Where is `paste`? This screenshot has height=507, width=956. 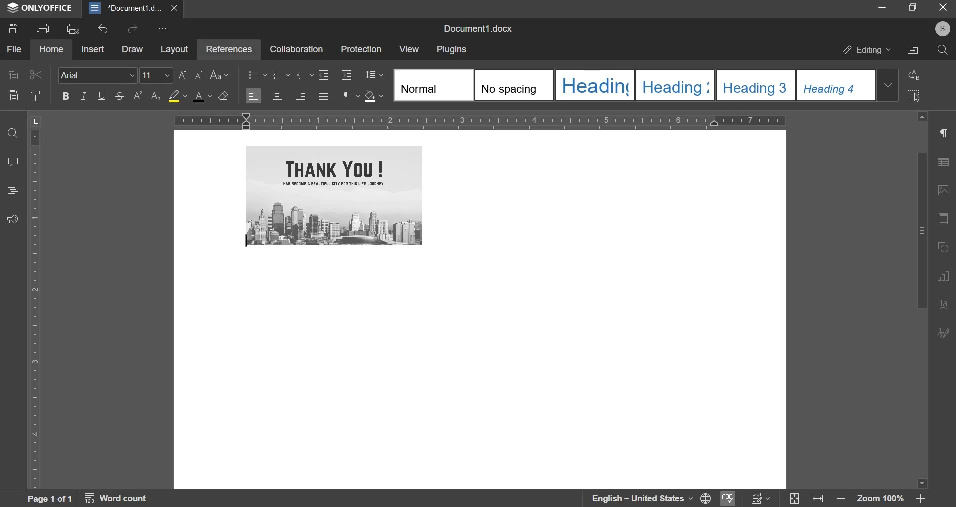
paste is located at coordinates (12, 95).